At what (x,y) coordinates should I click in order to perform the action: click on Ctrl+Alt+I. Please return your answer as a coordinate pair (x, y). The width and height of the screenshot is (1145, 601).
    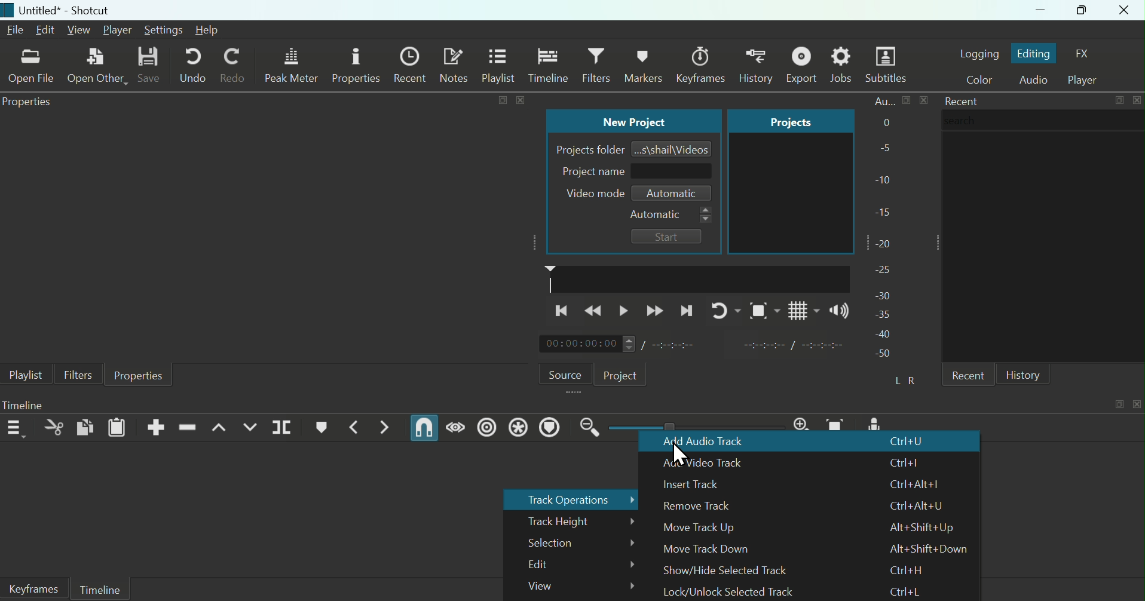
    Looking at the image, I should click on (913, 483).